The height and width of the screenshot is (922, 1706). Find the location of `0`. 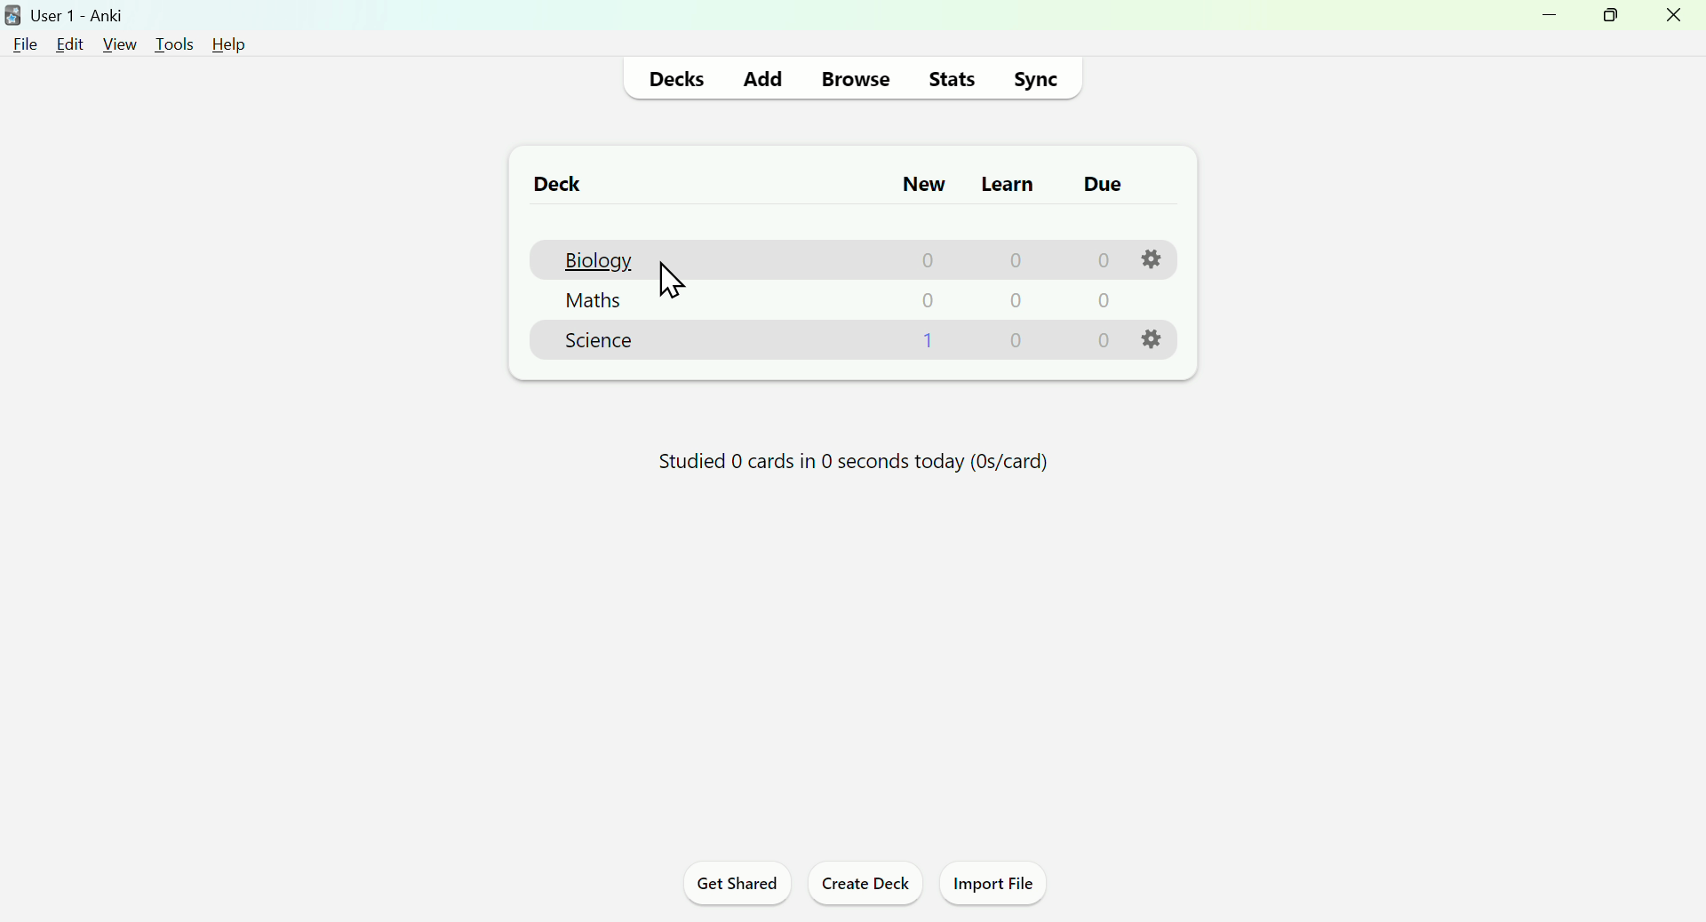

0 is located at coordinates (1101, 340).